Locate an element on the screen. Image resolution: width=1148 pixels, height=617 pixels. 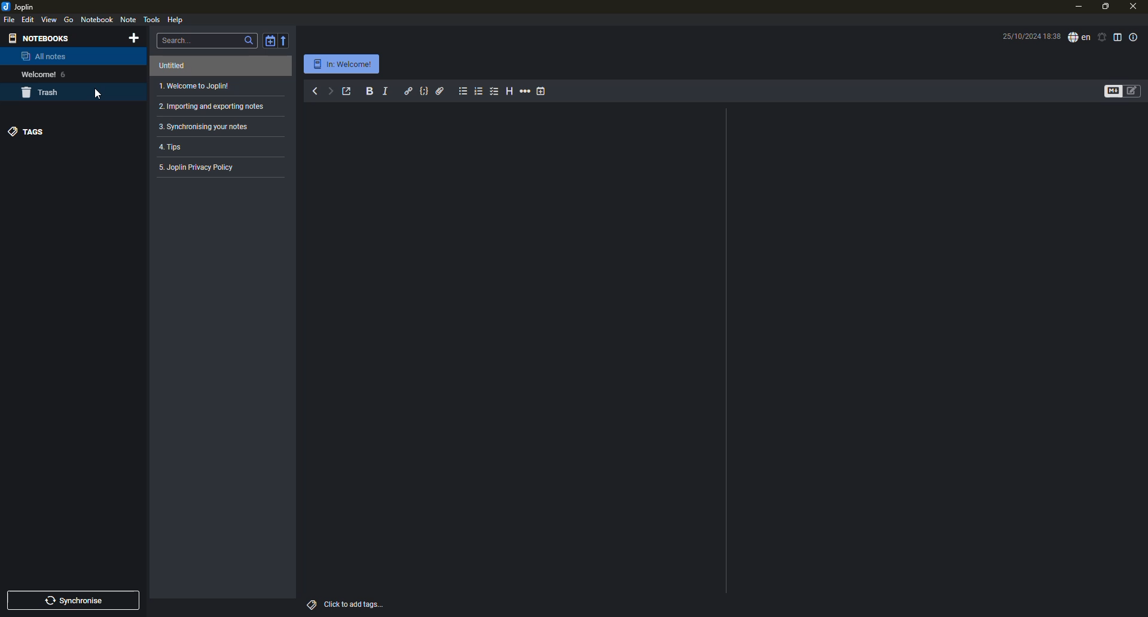
notebooks is located at coordinates (41, 38).